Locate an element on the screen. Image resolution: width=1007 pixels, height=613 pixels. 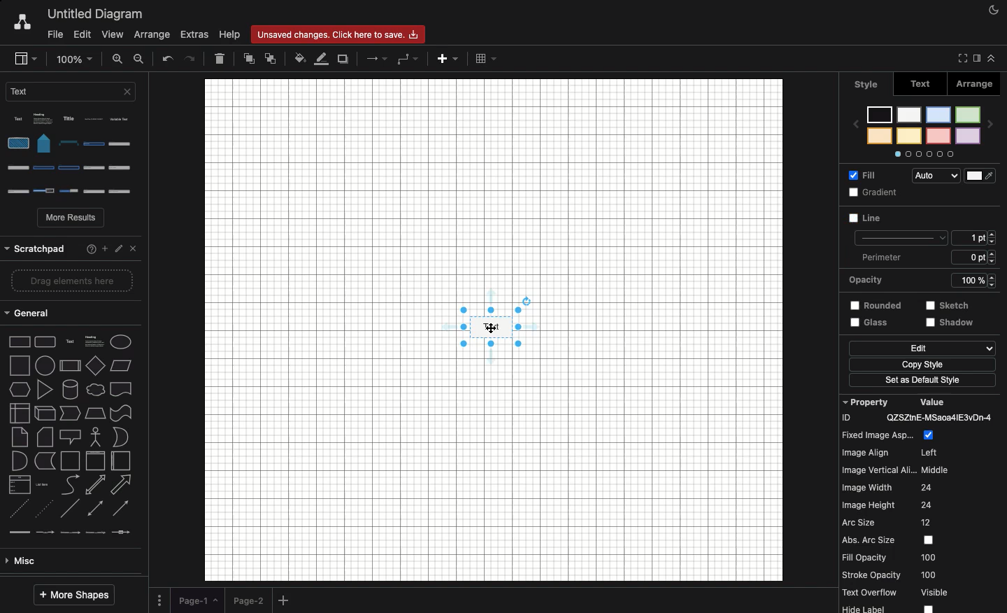
Misc is located at coordinates (69, 437).